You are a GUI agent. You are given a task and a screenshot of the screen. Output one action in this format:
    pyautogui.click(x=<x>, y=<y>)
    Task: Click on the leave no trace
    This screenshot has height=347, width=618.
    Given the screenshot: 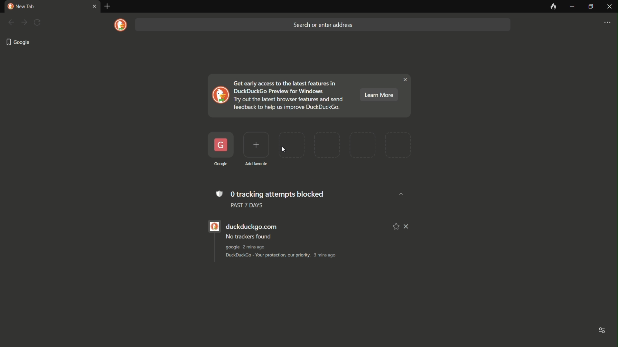 What is the action you would take?
    pyautogui.click(x=553, y=7)
    